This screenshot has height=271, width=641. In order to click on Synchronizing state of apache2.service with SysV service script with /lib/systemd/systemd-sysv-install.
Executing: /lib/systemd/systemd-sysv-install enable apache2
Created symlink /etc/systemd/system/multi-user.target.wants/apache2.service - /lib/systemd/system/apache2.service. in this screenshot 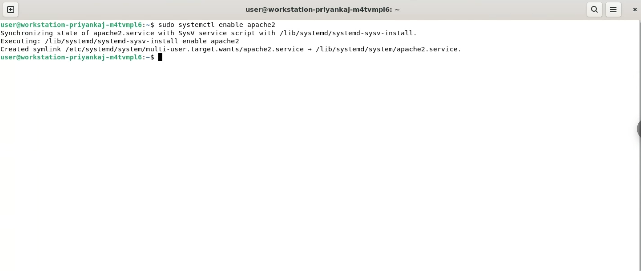, I will do `click(235, 41)`.